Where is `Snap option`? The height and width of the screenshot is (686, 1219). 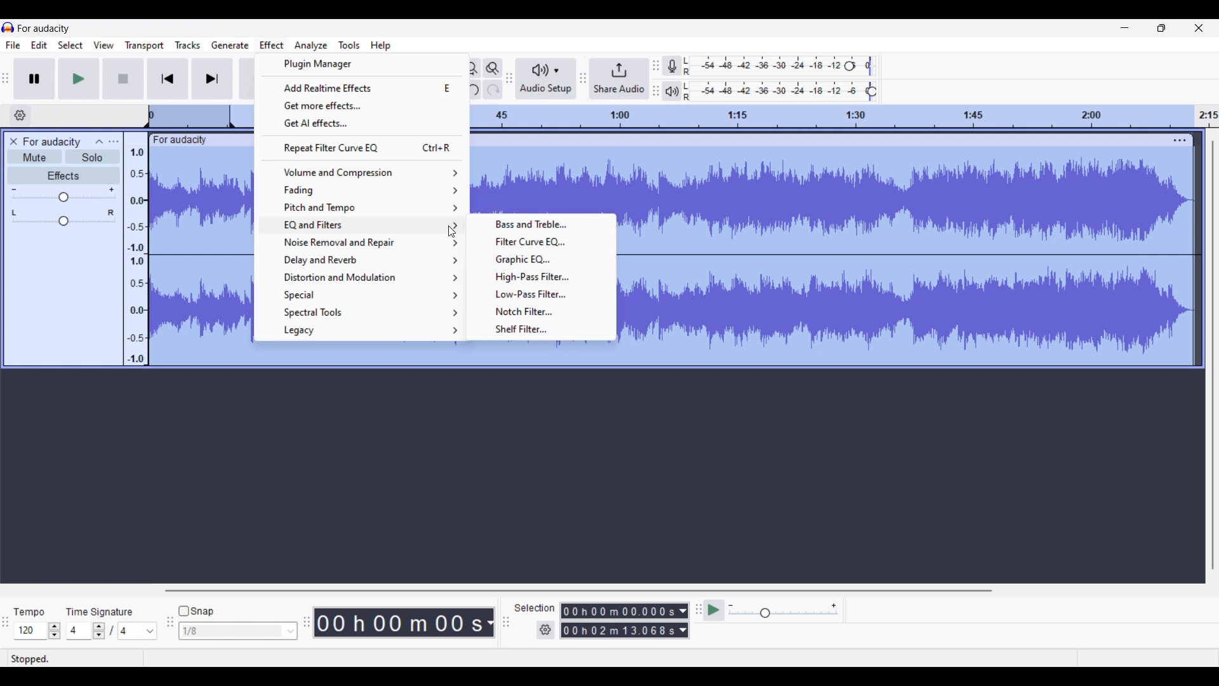 Snap option is located at coordinates (291, 631).